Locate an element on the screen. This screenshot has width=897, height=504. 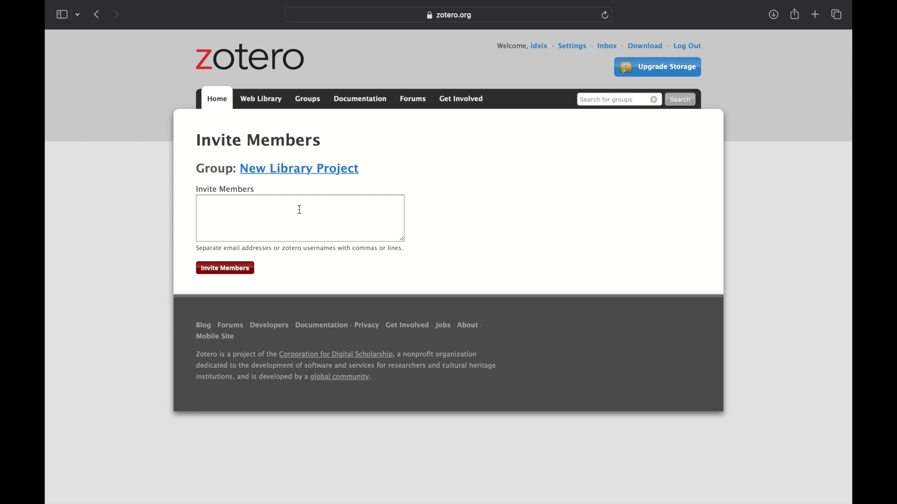
documentation is located at coordinates (322, 326).